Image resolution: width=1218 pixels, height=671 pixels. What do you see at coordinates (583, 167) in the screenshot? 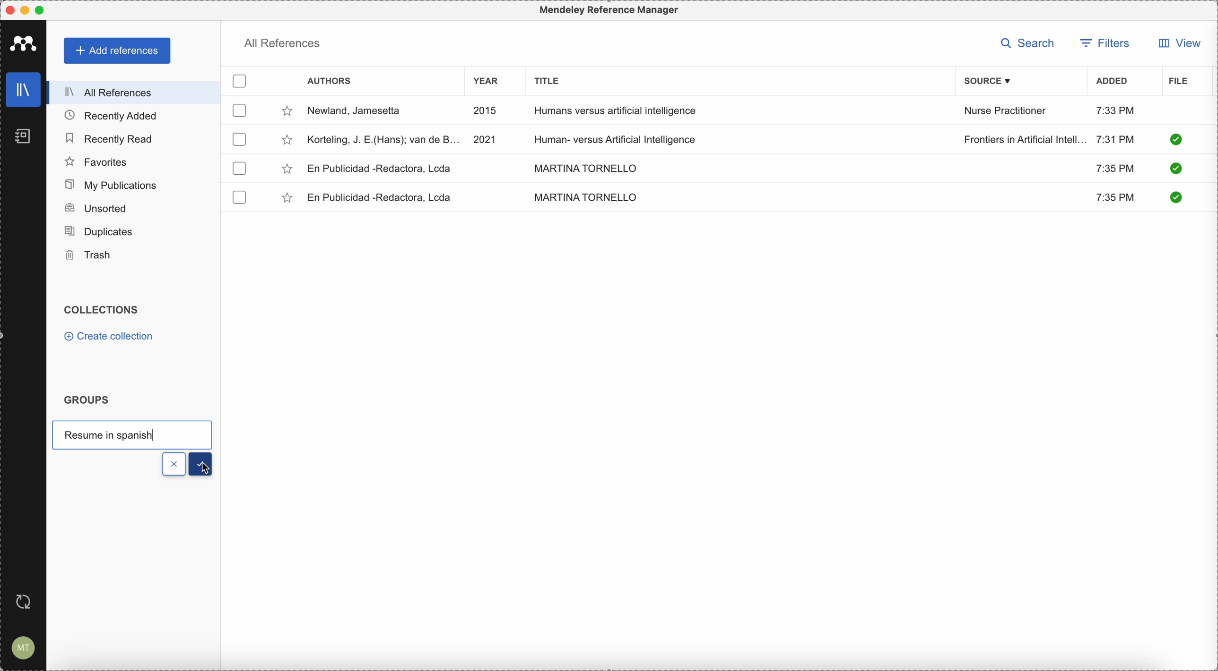
I see `MARTINA TORNELLO` at bounding box center [583, 167].